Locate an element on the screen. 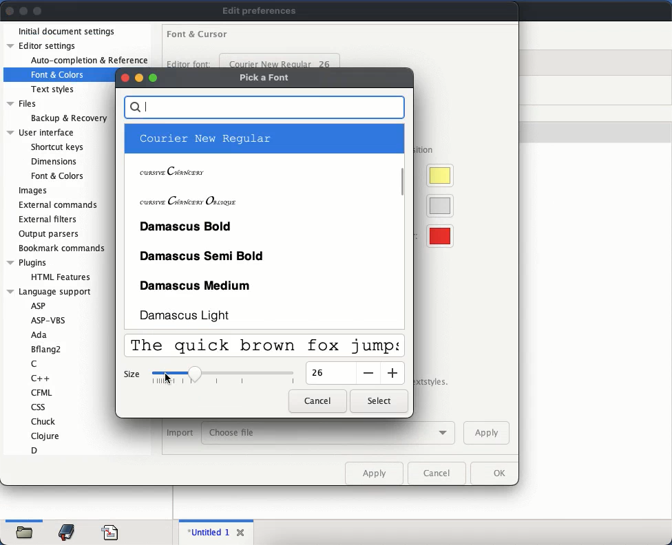 The image size is (672, 545). code is located at coordinates (110, 531).